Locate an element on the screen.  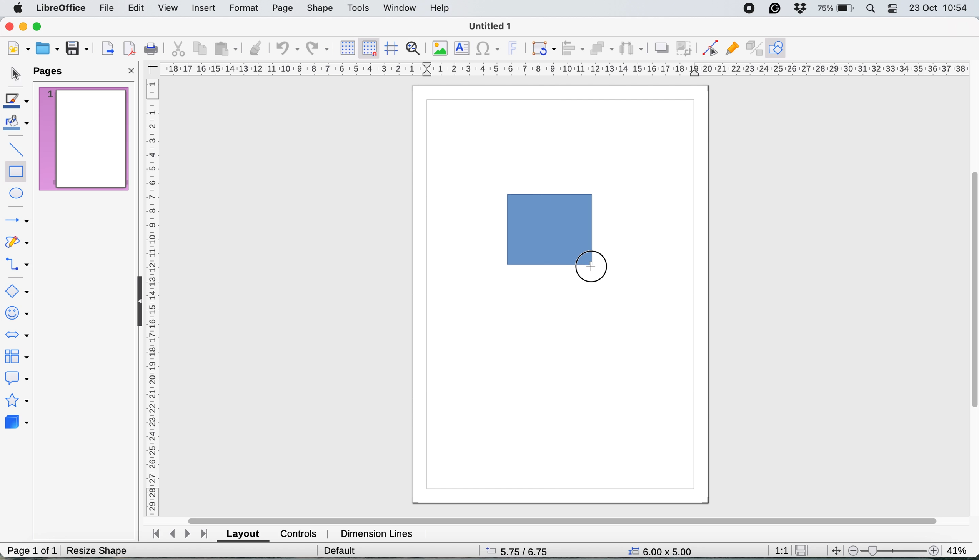
6.00x5.00 is located at coordinates (661, 550).